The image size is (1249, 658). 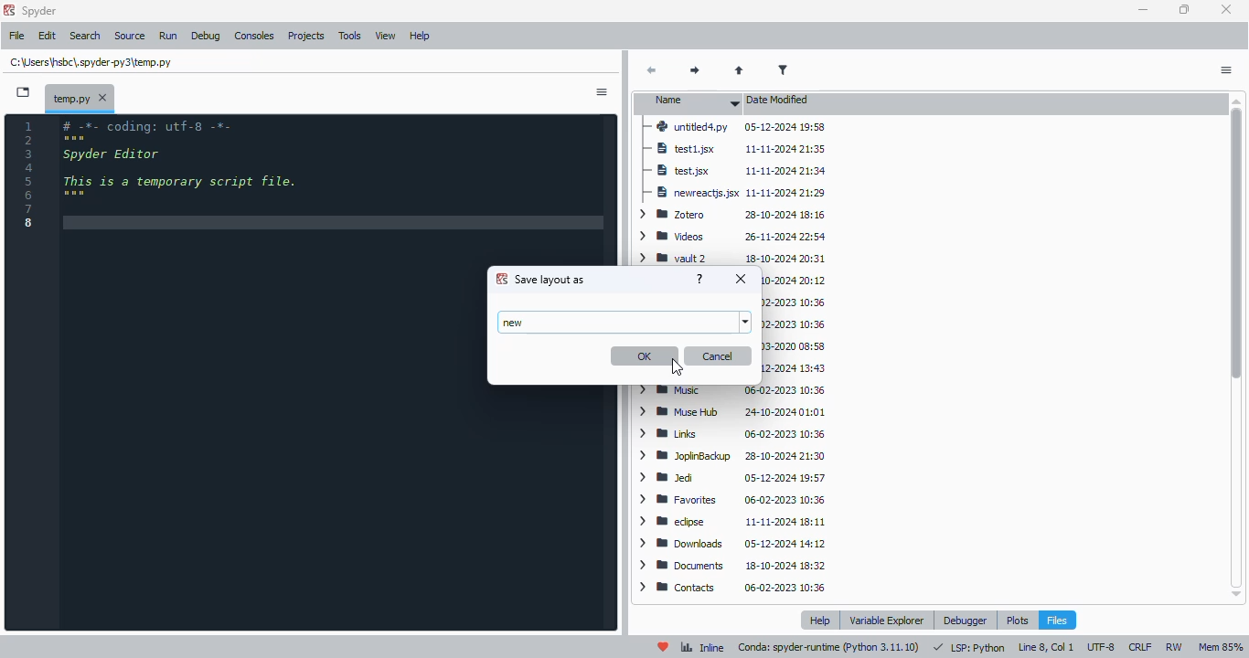 What do you see at coordinates (794, 368) in the screenshot?
I see `OneDrive` at bounding box center [794, 368].